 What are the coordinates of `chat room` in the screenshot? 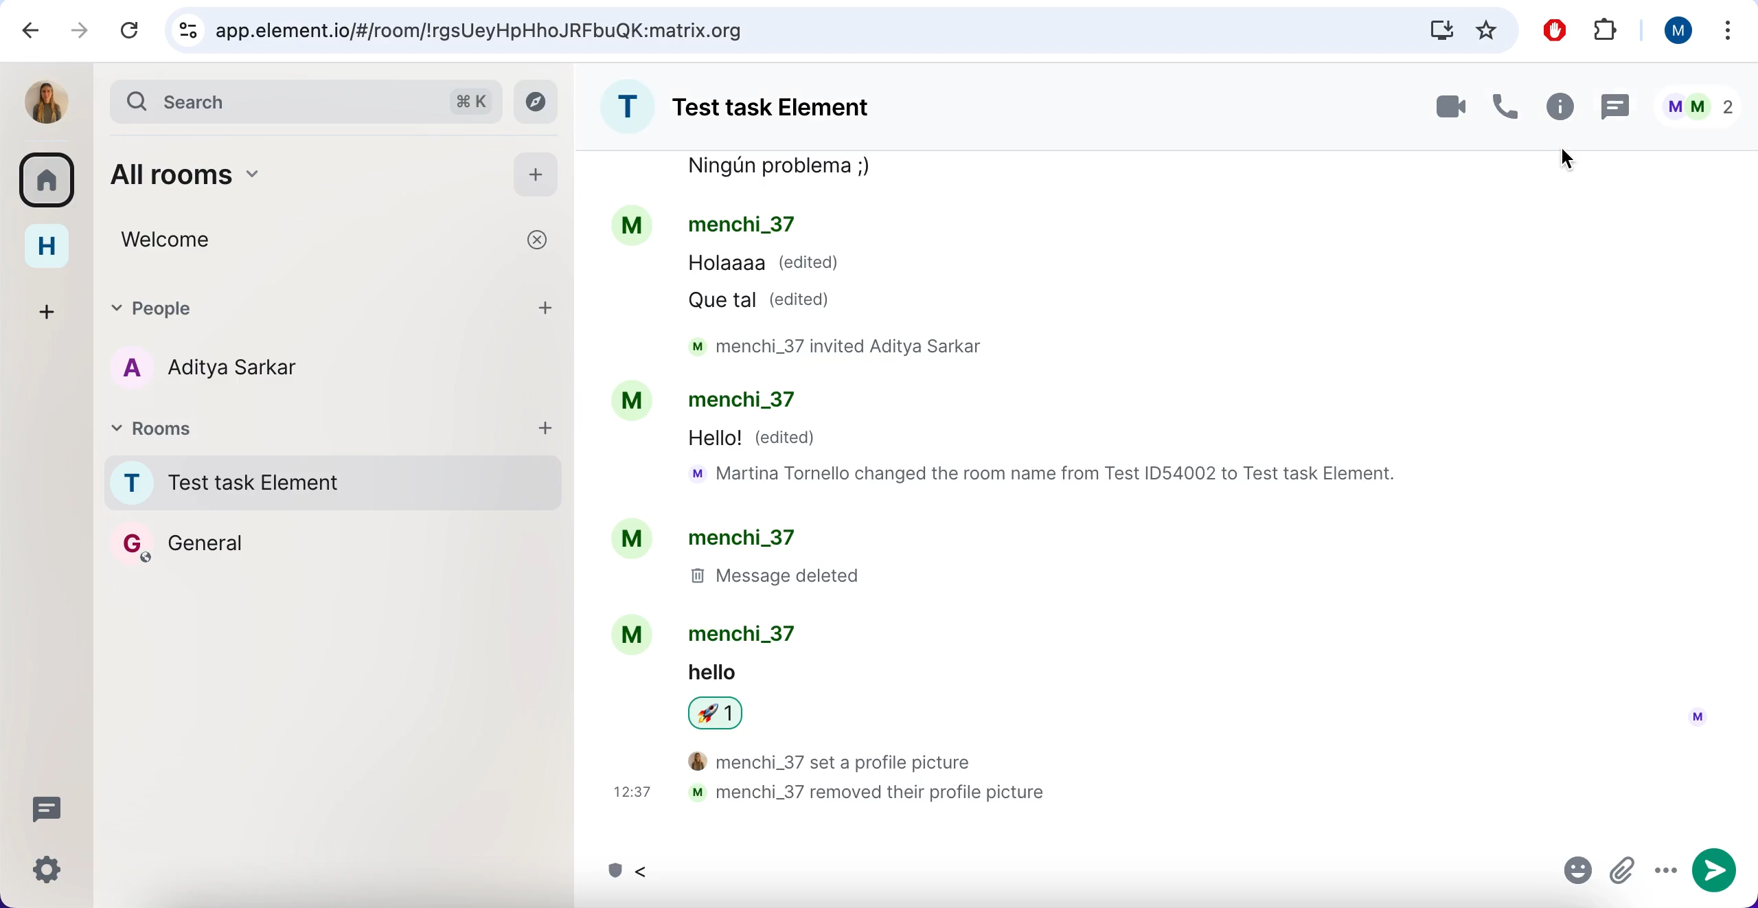 It's located at (336, 486).